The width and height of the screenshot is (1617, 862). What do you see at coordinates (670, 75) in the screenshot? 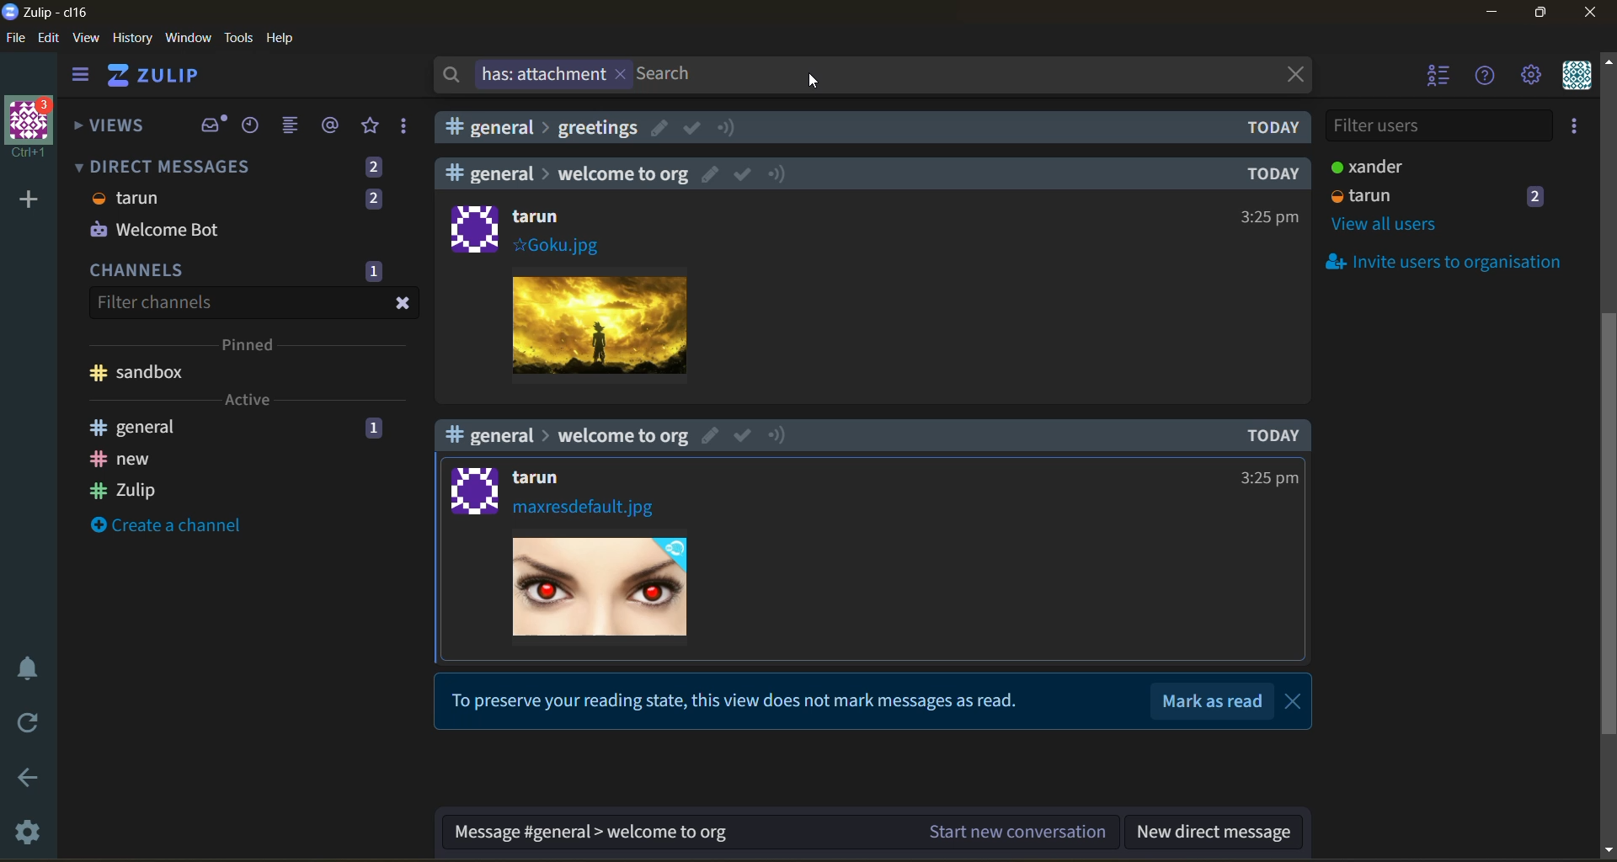
I see `Search` at bounding box center [670, 75].